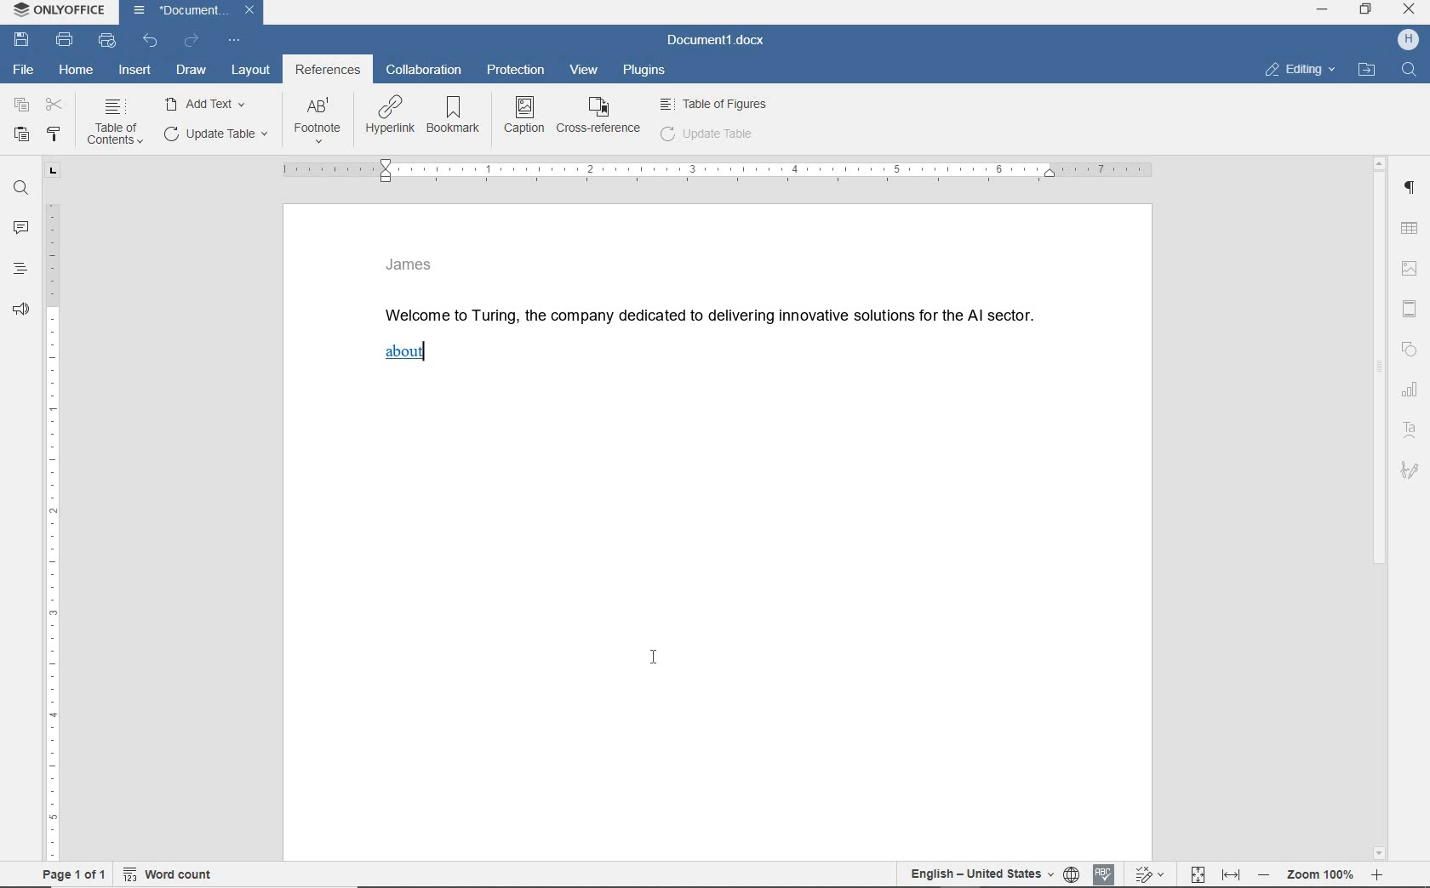  I want to click on undo, so click(151, 42).